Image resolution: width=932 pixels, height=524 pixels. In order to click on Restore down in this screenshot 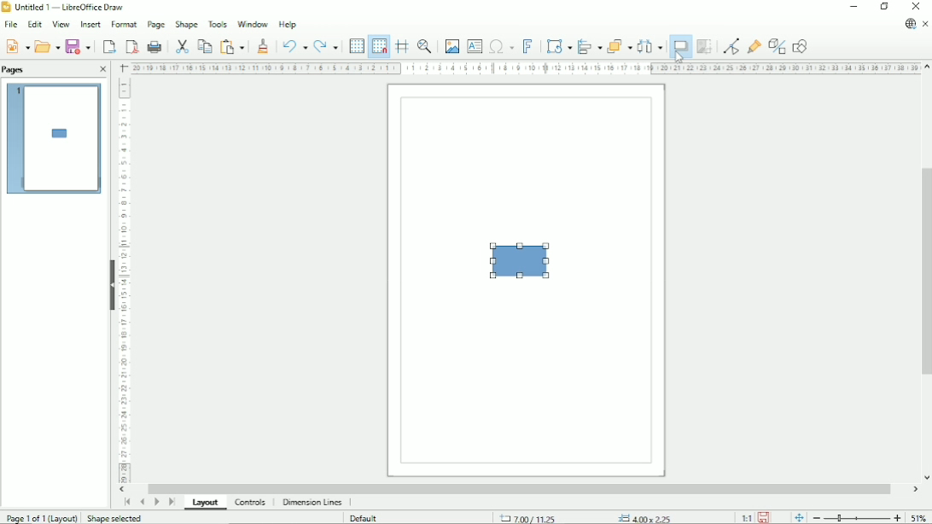, I will do `click(886, 7)`.